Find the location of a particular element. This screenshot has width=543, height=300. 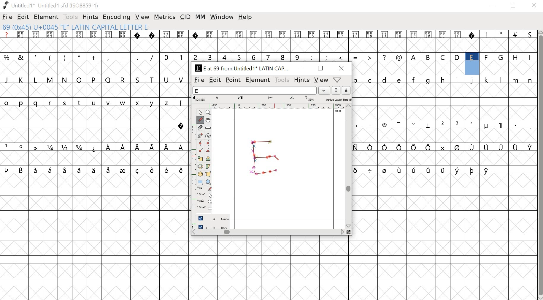

MM is located at coordinates (200, 17).